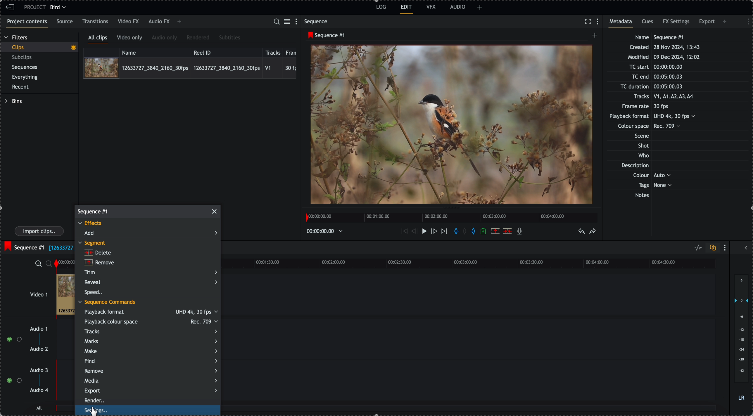 The height and width of the screenshot is (416, 753). What do you see at coordinates (39, 391) in the screenshot?
I see `audio 4` at bounding box center [39, 391].